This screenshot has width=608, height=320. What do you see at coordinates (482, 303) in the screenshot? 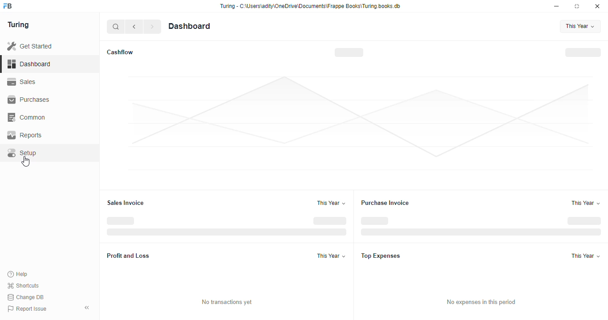
I see `No expenses in this period` at bounding box center [482, 303].